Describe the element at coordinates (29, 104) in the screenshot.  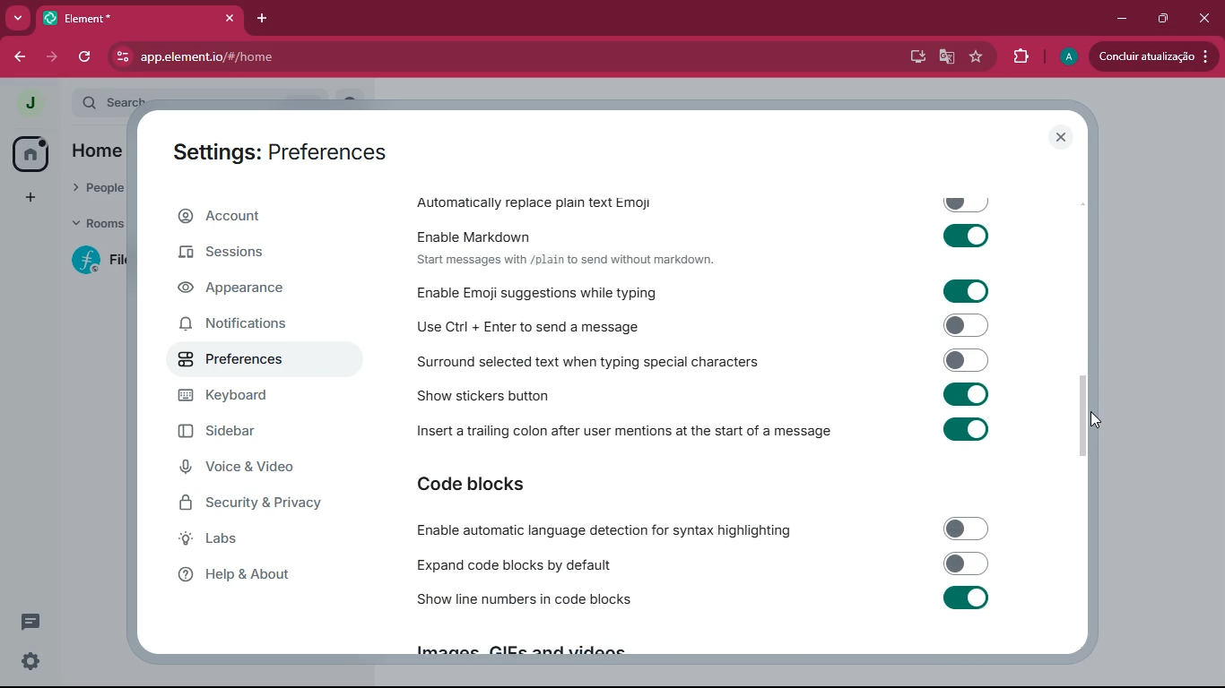
I see `profile picture` at that location.